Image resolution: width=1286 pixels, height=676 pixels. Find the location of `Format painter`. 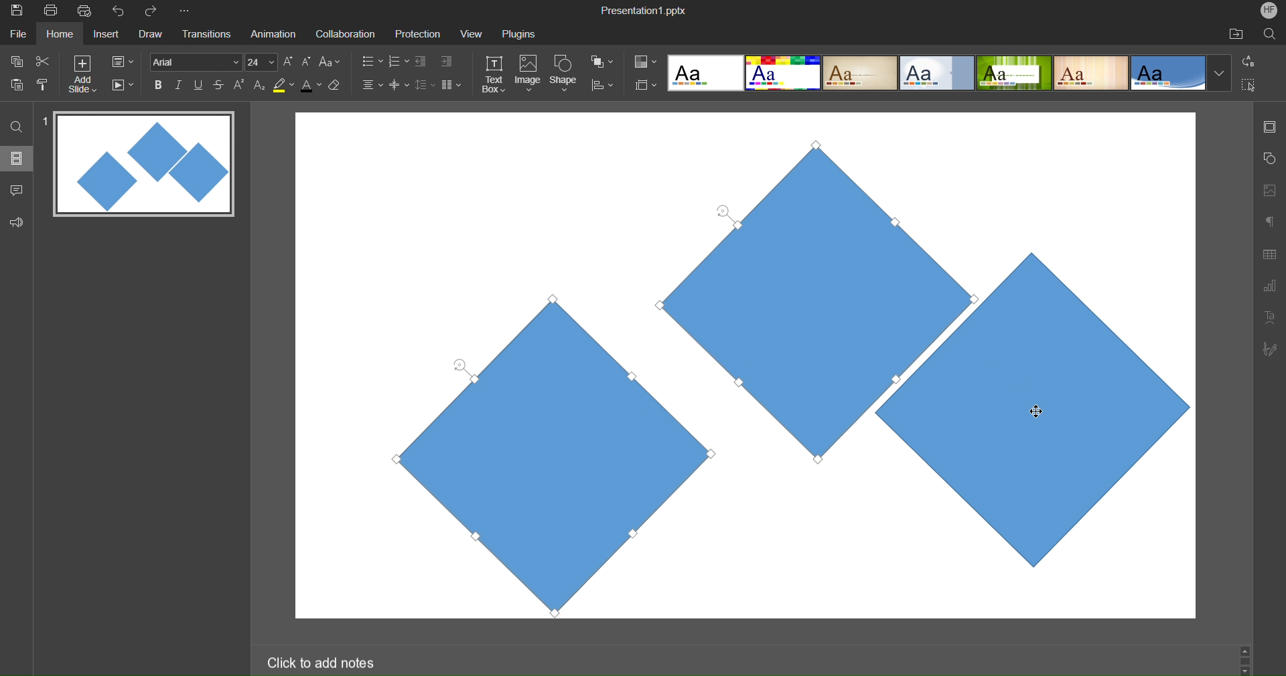

Format painter is located at coordinates (45, 84).